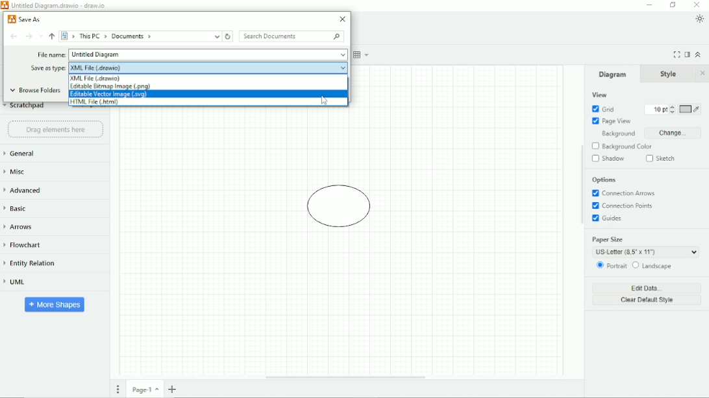  I want to click on Collapse/Expand, so click(699, 54).